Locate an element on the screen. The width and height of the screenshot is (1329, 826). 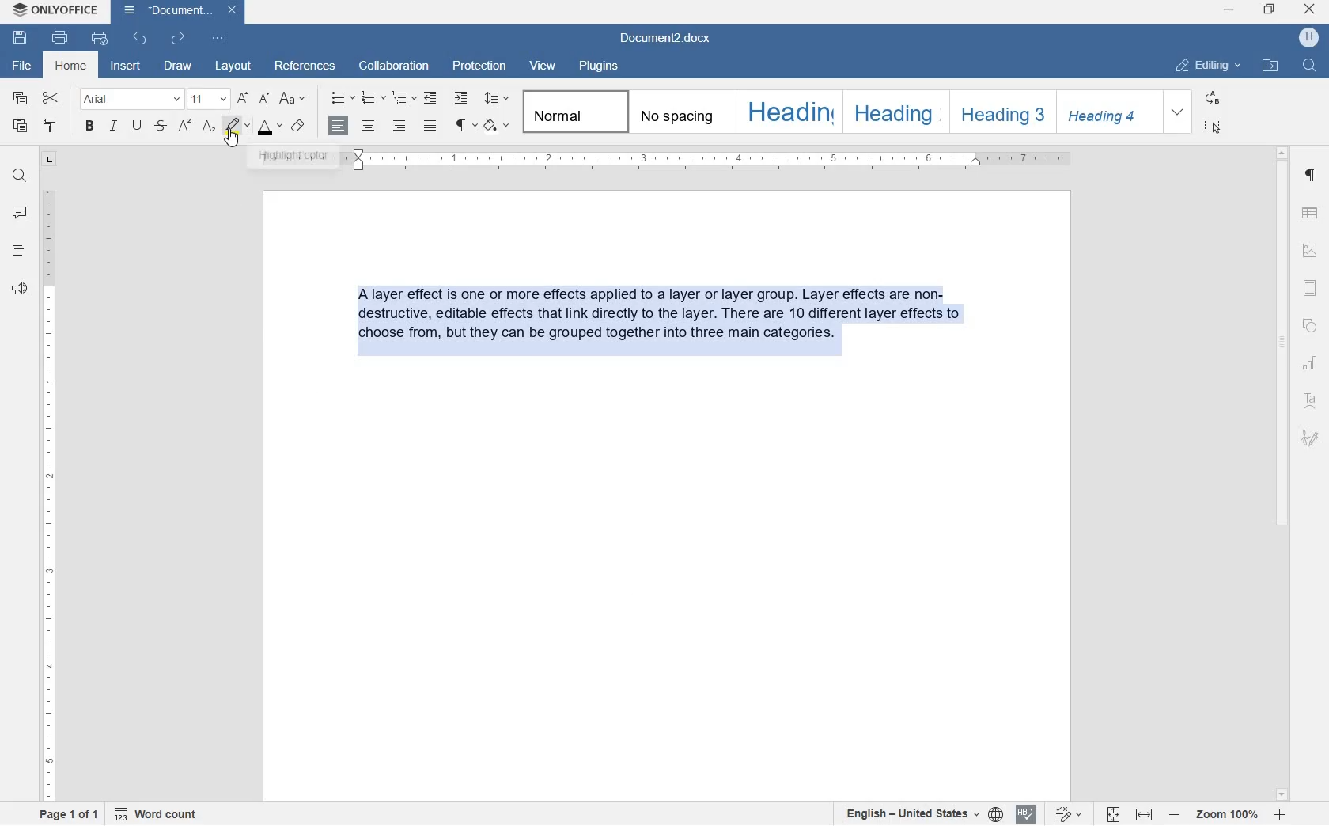
UNDERLINE is located at coordinates (137, 127).